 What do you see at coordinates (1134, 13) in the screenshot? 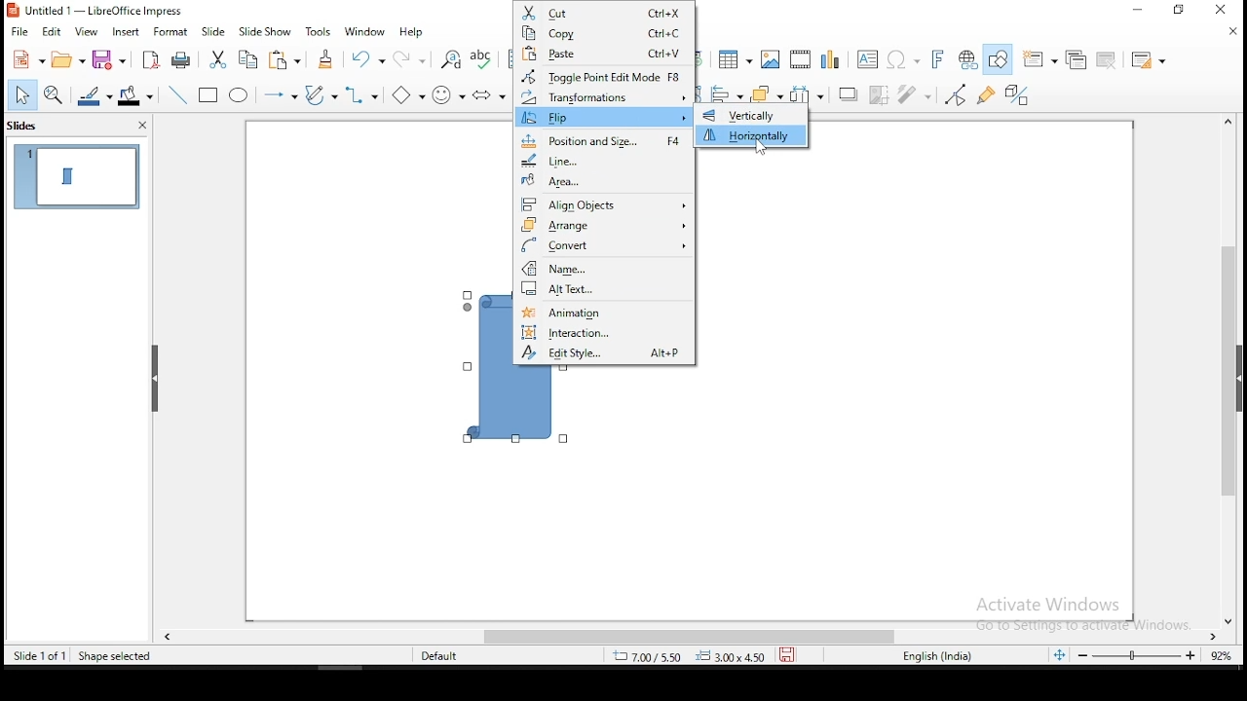
I see `minimize` at bounding box center [1134, 13].